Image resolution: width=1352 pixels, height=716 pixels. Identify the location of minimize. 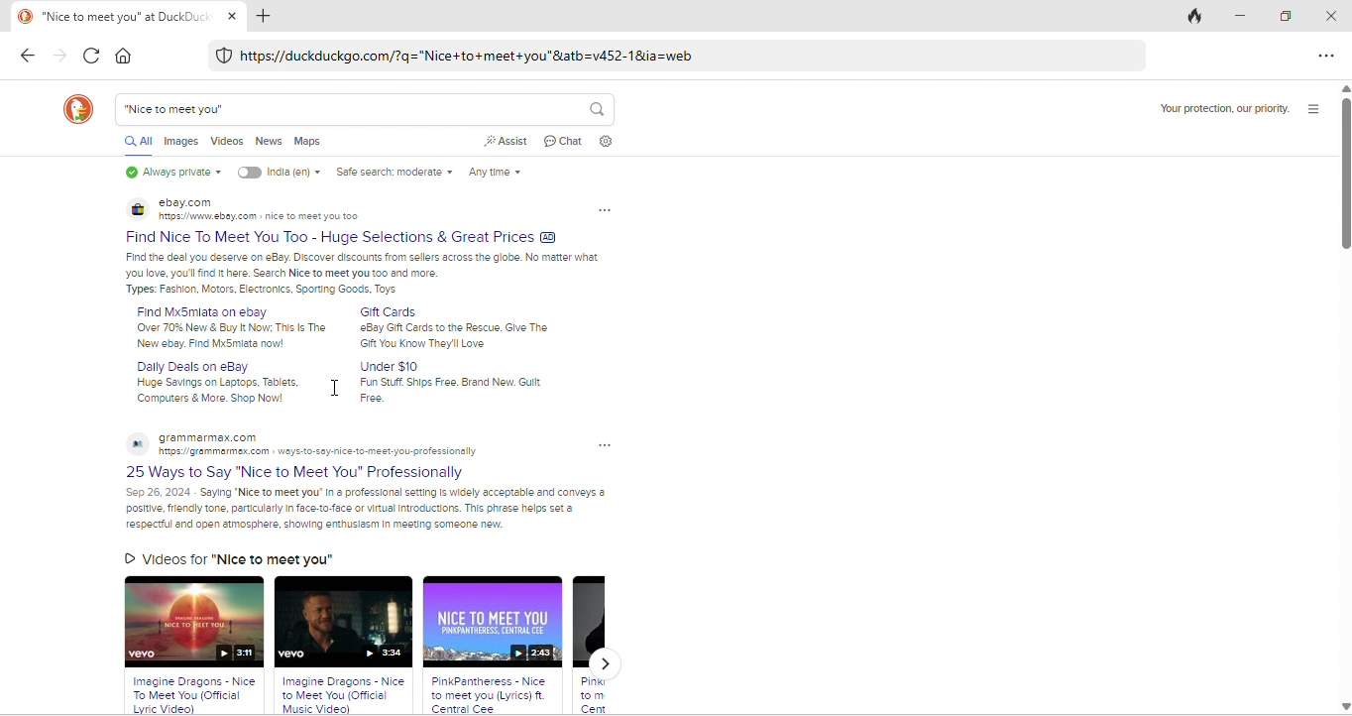
(1240, 14).